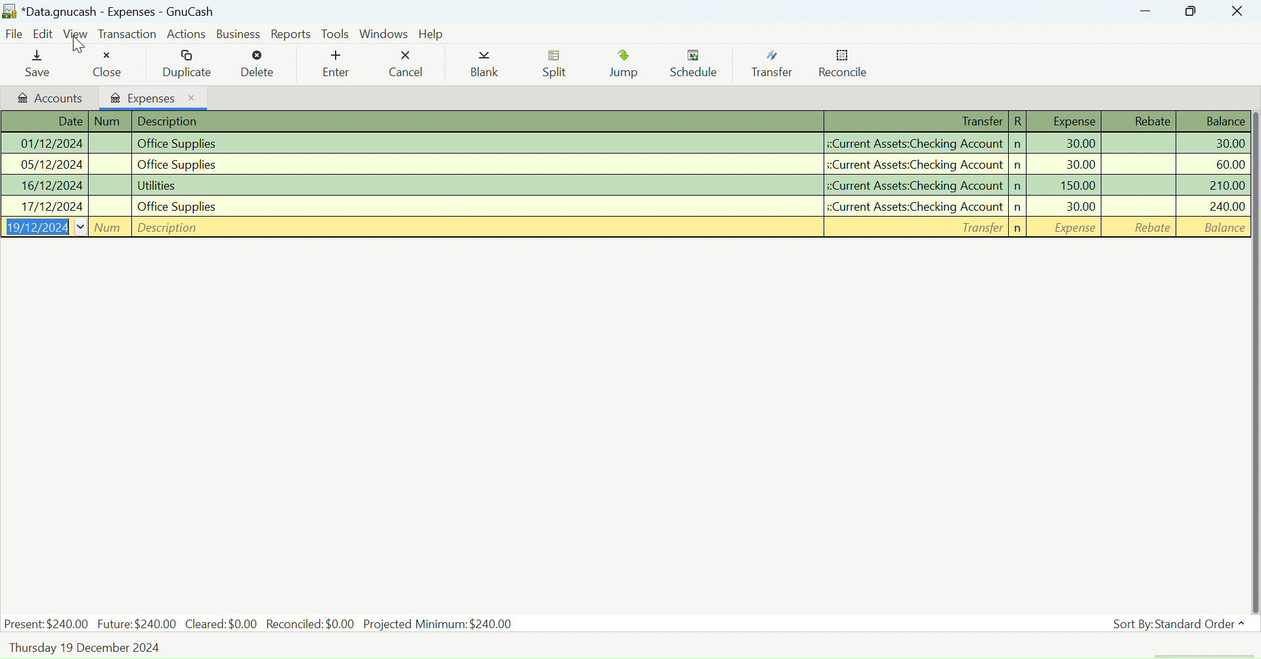 The height and width of the screenshot is (659, 1261). Describe the element at coordinates (86, 648) in the screenshot. I see `Thursday, 19 December 2024` at that location.